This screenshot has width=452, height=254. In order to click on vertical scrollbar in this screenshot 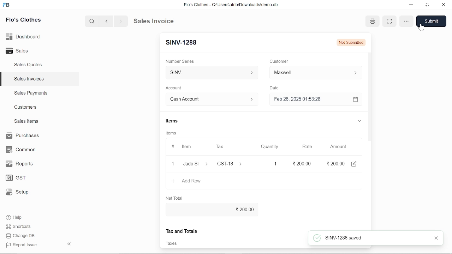, I will do `click(370, 116)`.